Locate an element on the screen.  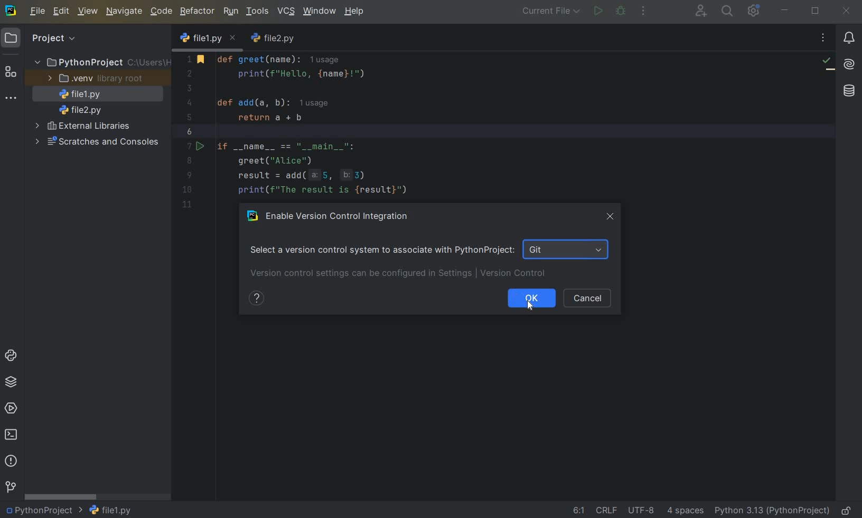
Project is located at coordinates (53, 39).